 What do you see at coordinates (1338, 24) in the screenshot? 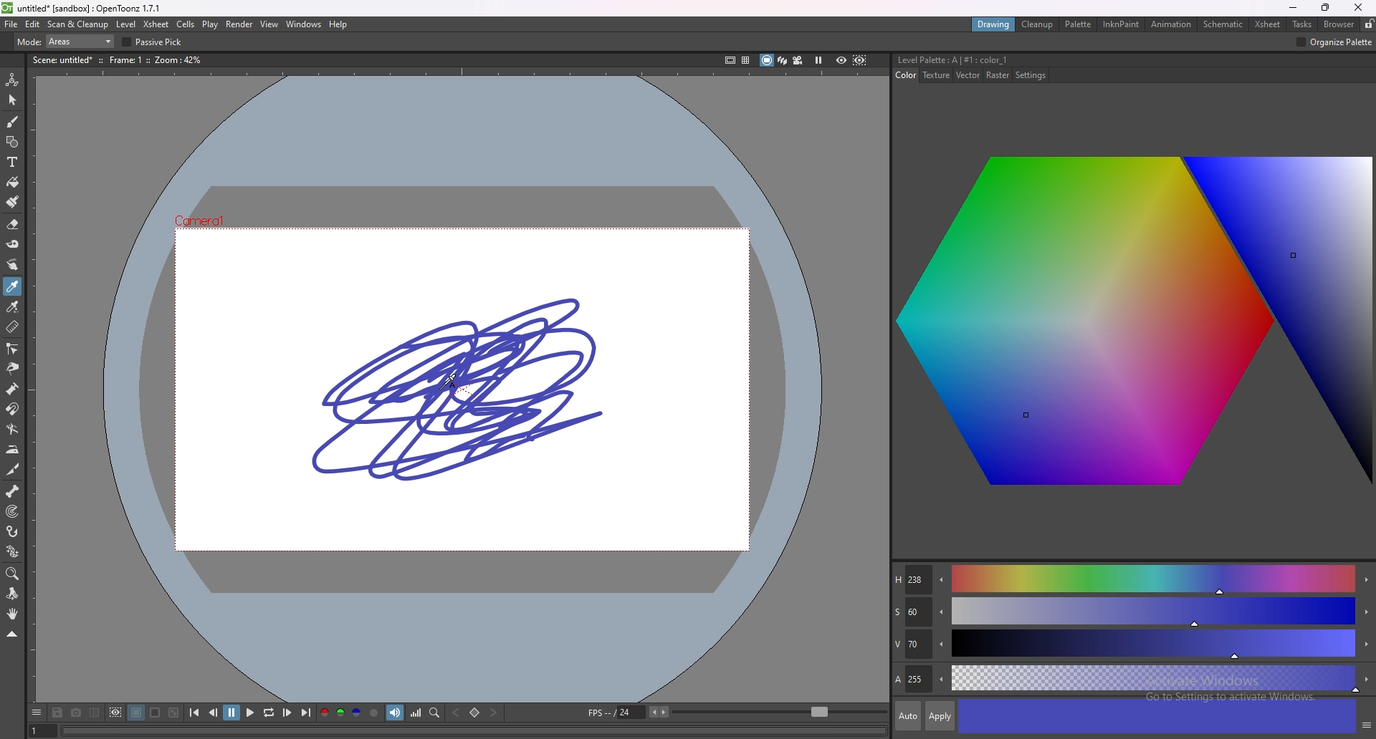
I see `browser` at bounding box center [1338, 24].